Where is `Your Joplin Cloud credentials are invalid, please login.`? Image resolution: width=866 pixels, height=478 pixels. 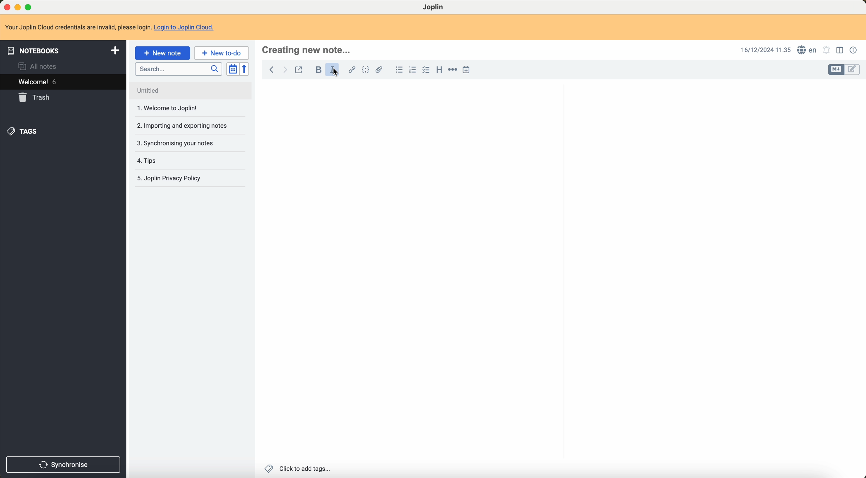 Your Joplin Cloud credentials are invalid, please login. is located at coordinates (77, 27).